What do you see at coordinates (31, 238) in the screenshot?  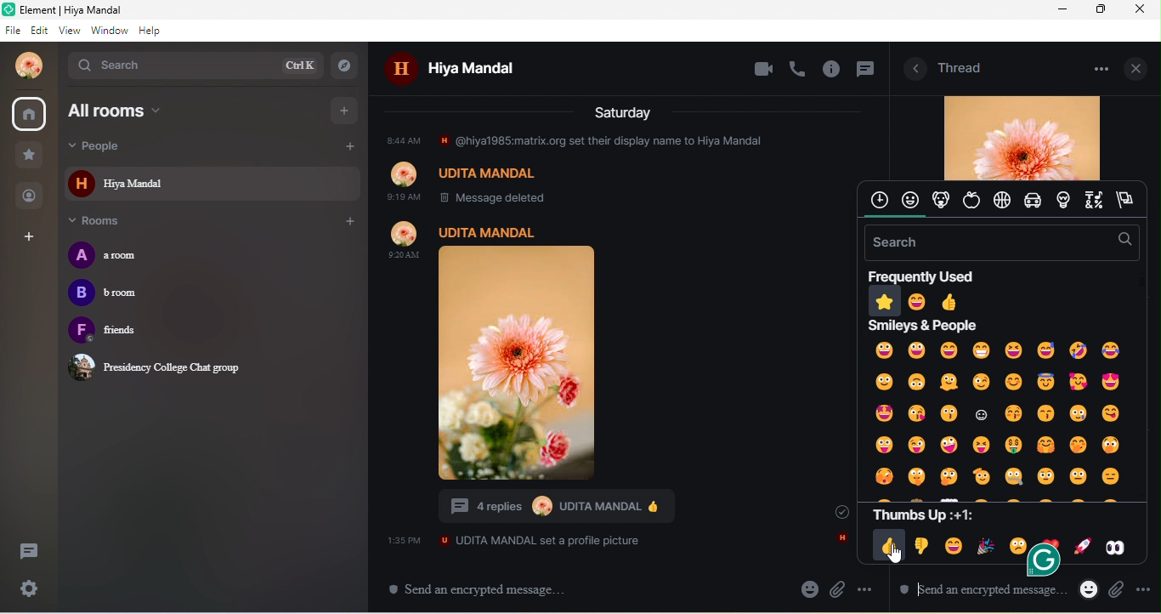 I see `create a space` at bounding box center [31, 238].